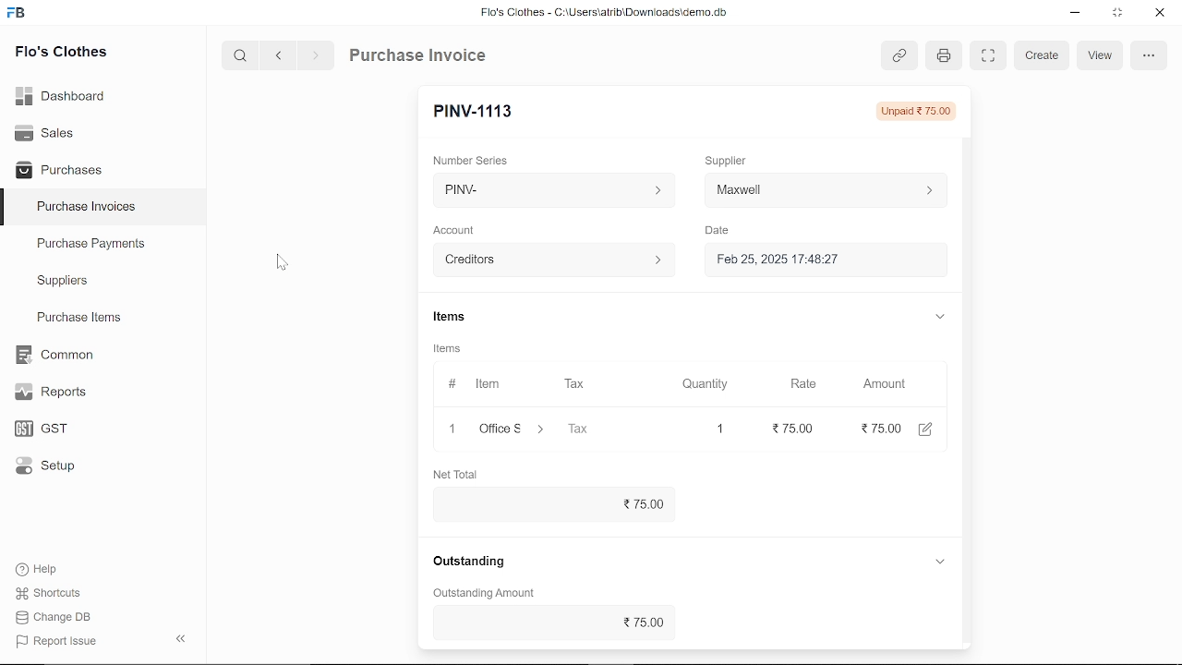 The height and width of the screenshot is (665, 1182). What do you see at coordinates (316, 58) in the screenshot?
I see `next` at bounding box center [316, 58].